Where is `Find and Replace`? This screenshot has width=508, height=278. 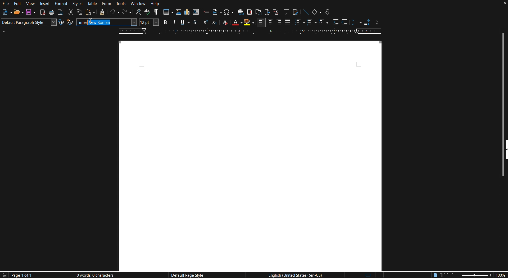
Find and Replace is located at coordinates (138, 13).